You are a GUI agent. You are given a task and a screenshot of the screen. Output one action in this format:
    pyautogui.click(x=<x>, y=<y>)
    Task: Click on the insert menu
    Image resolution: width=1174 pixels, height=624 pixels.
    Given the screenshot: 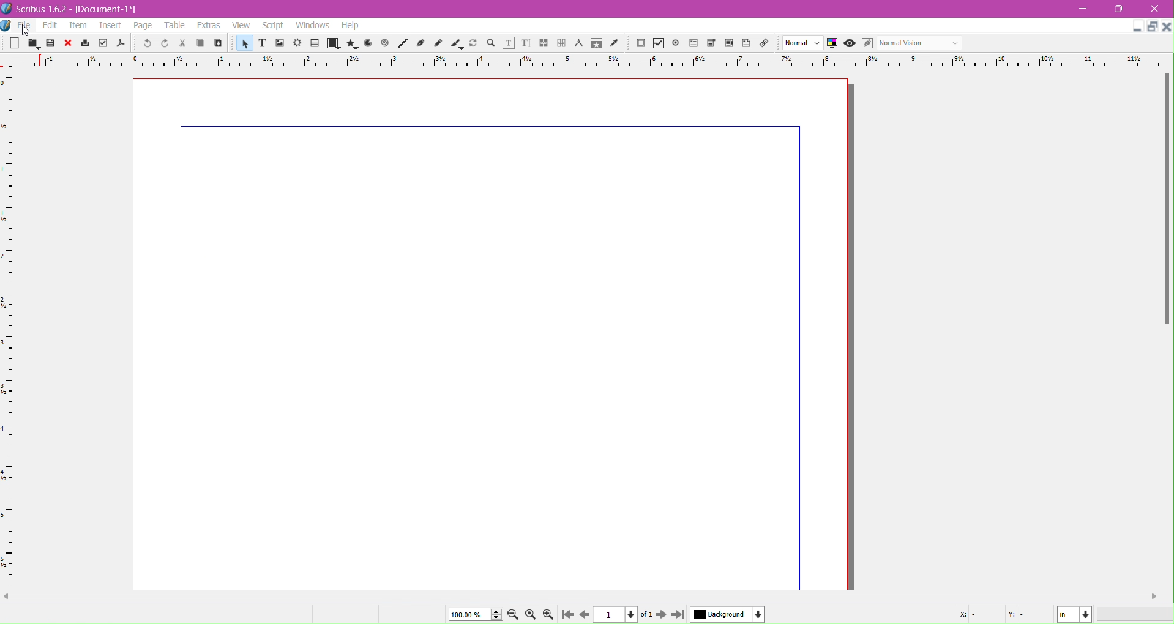 What is the action you would take?
    pyautogui.click(x=110, y=26)
    